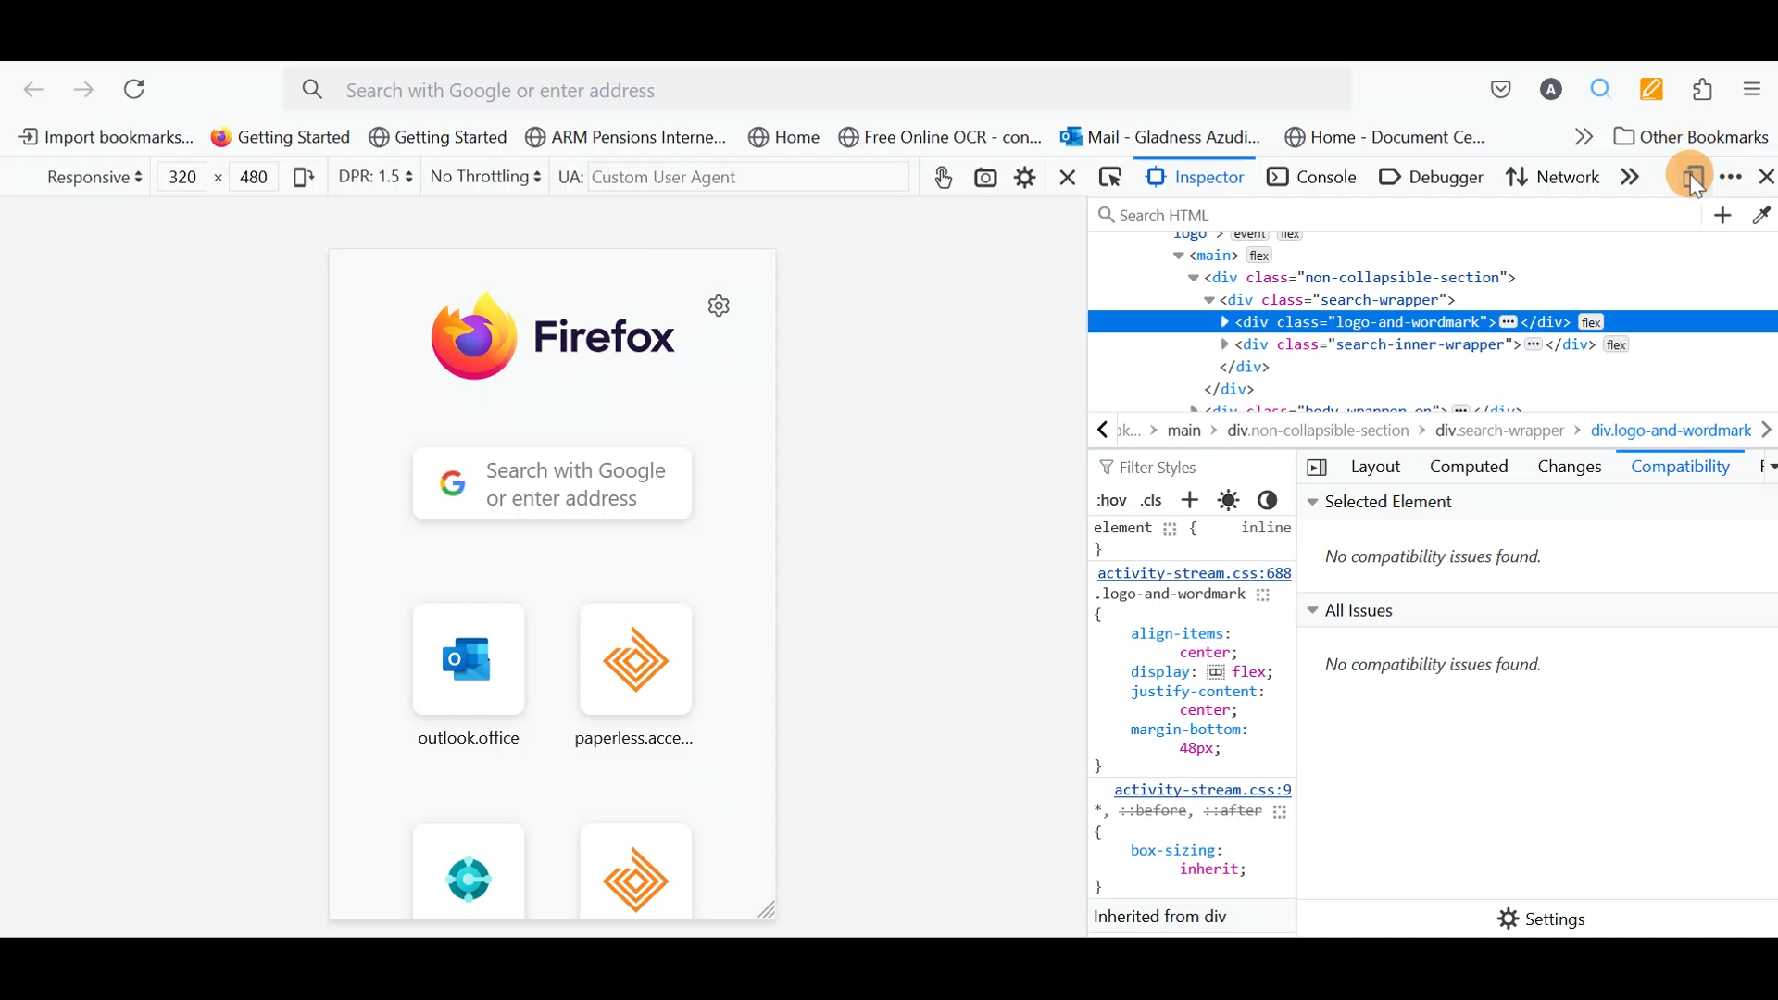 Image resolution: width=1778 pixels, height=1000 pixels. What do you see at coordinates (1269, 211) in the screenshot?
I see `Search bar` at bounding box center [1269, 211].